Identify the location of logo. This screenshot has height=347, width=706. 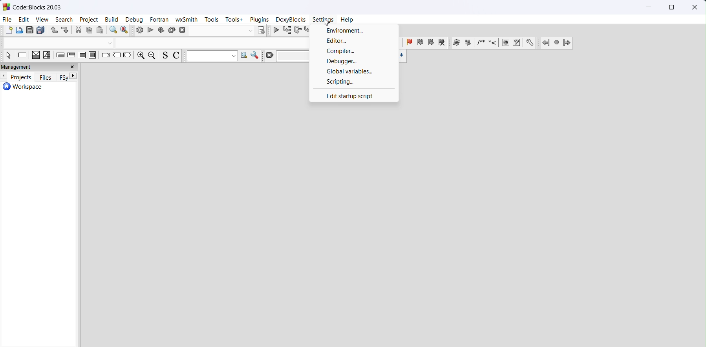
(7, 7).